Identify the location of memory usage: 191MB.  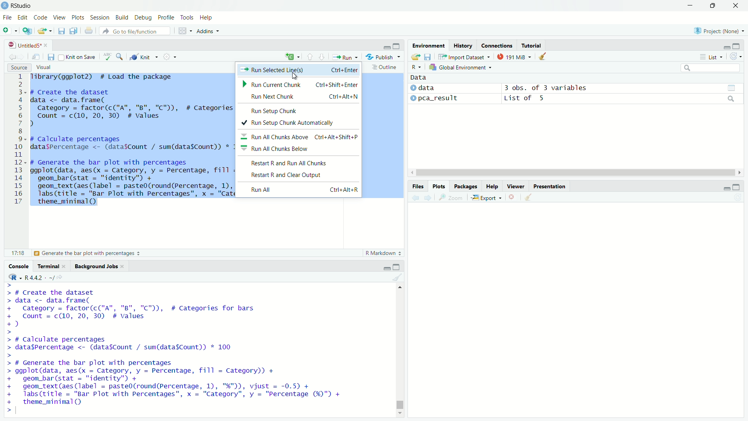
(515, 56).